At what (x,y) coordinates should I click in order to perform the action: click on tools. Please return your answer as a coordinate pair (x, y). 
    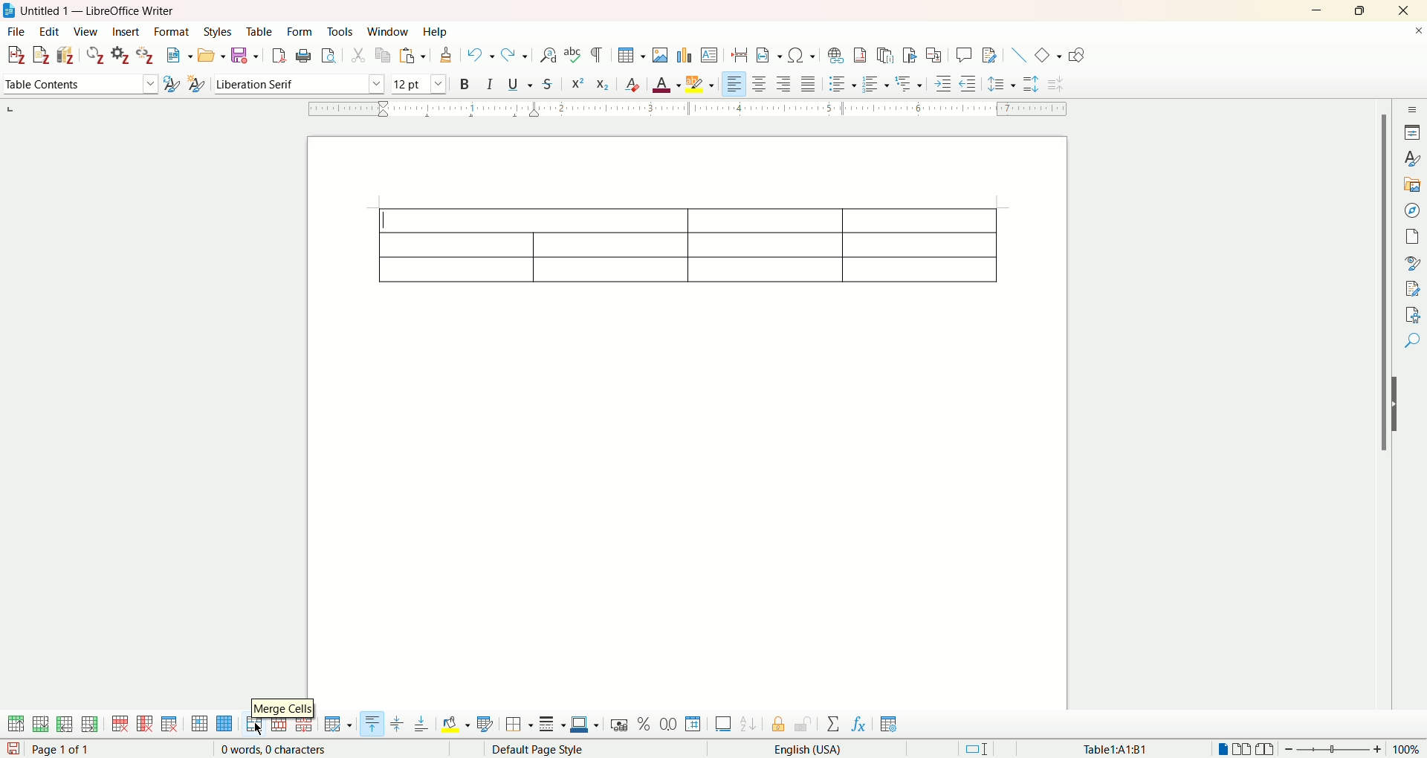
    Looking at the image, I should click on (341, 31).